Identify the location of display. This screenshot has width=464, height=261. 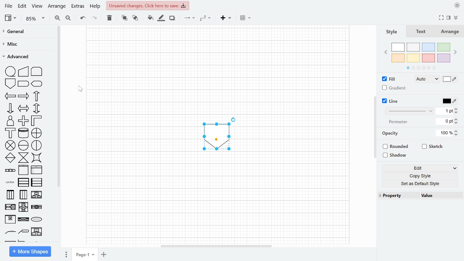
(37, 84).